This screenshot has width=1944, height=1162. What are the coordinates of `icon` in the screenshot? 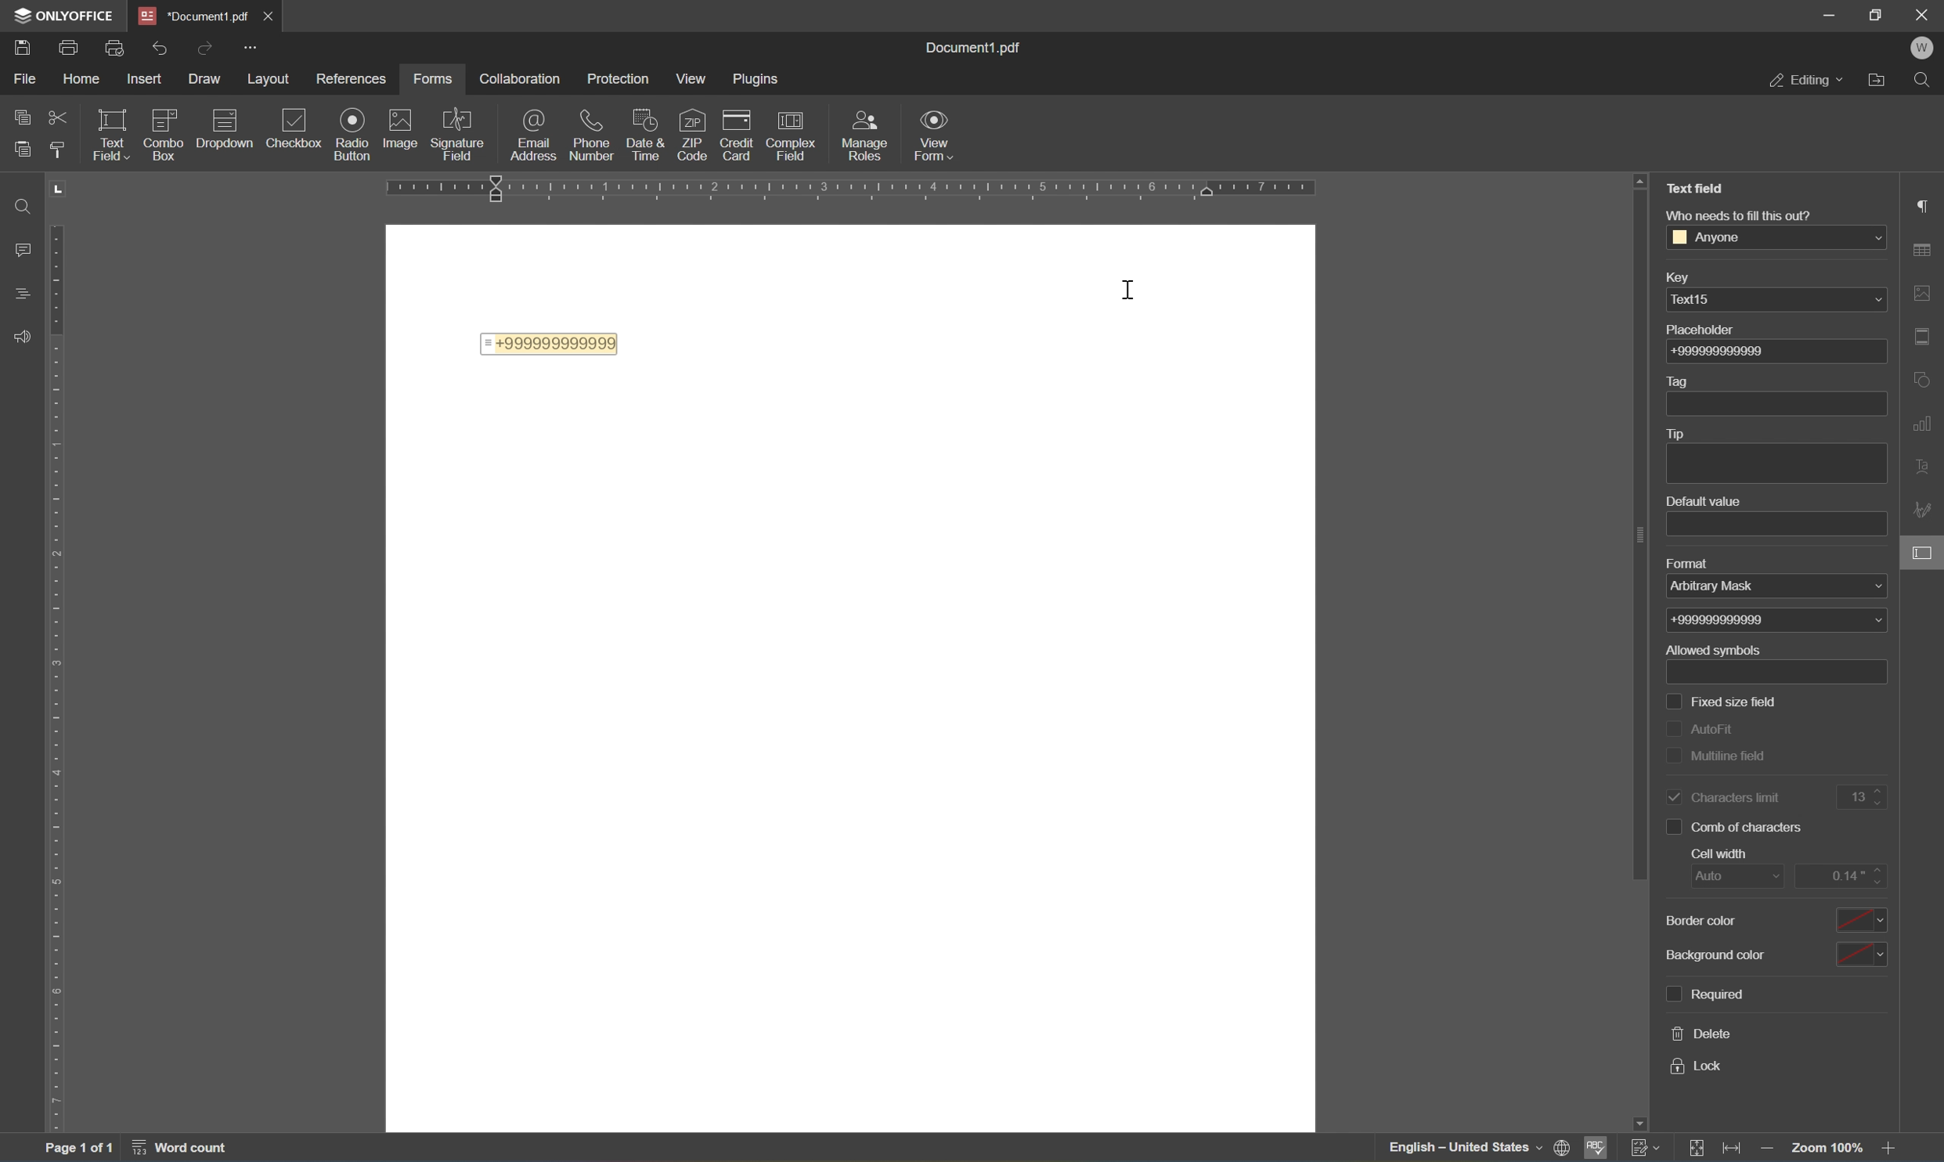 It's located at (741, 128).